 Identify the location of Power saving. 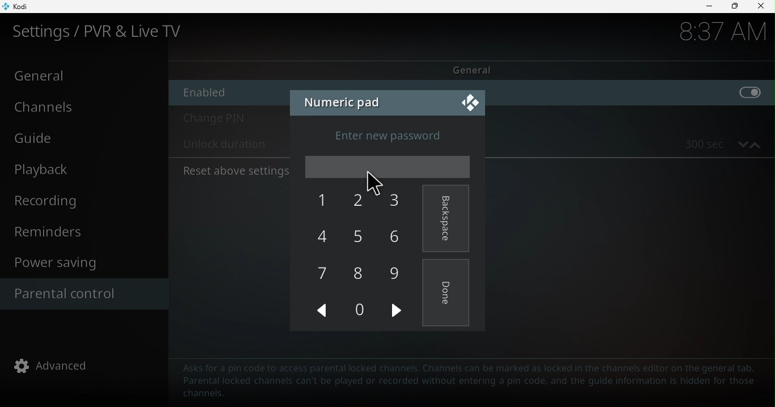
(85, 263).